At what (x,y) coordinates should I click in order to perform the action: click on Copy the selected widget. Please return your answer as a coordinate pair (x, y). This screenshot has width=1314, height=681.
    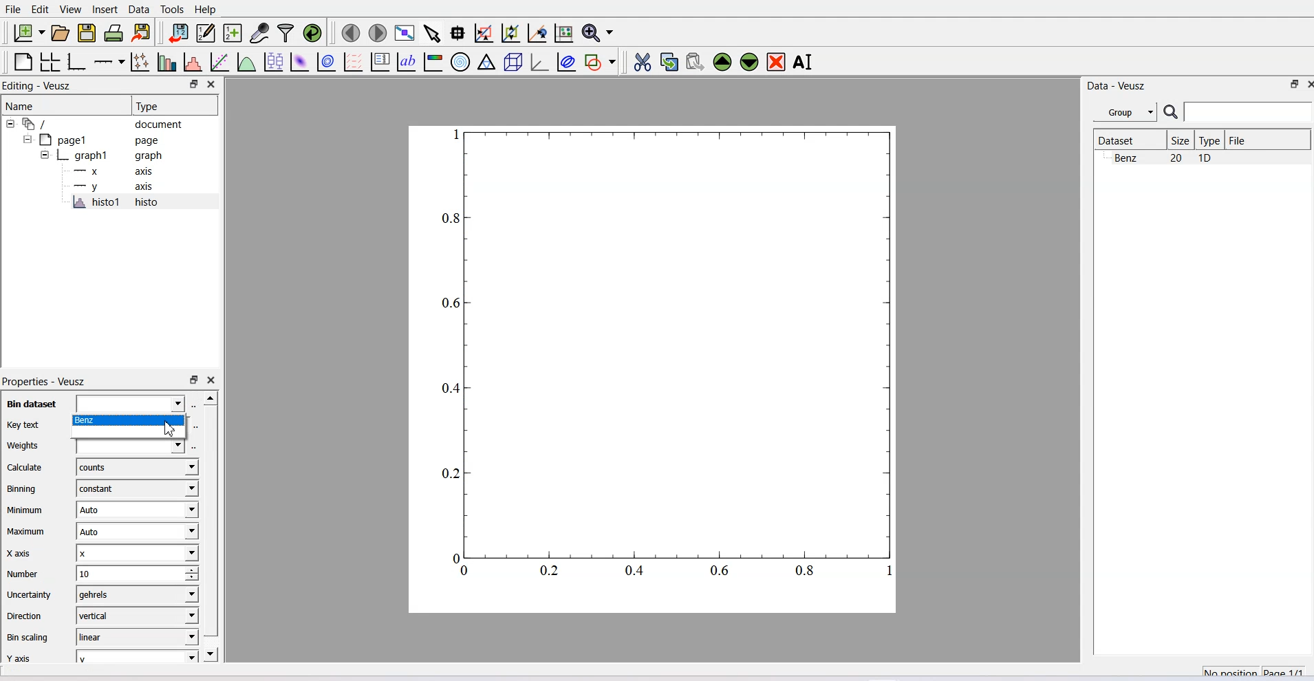
    Looking at the image, I should click on (669, 62).